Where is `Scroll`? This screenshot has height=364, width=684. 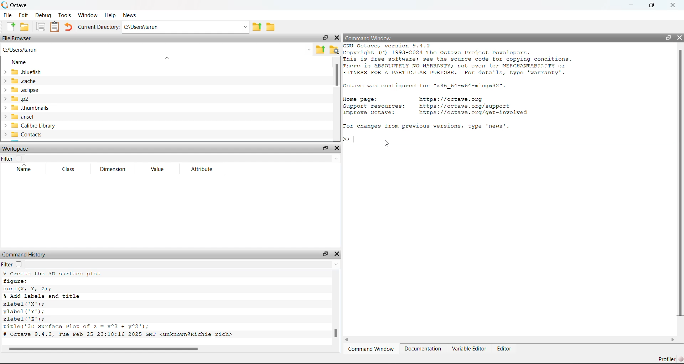 Scroll is located at coordinates (680, 189).